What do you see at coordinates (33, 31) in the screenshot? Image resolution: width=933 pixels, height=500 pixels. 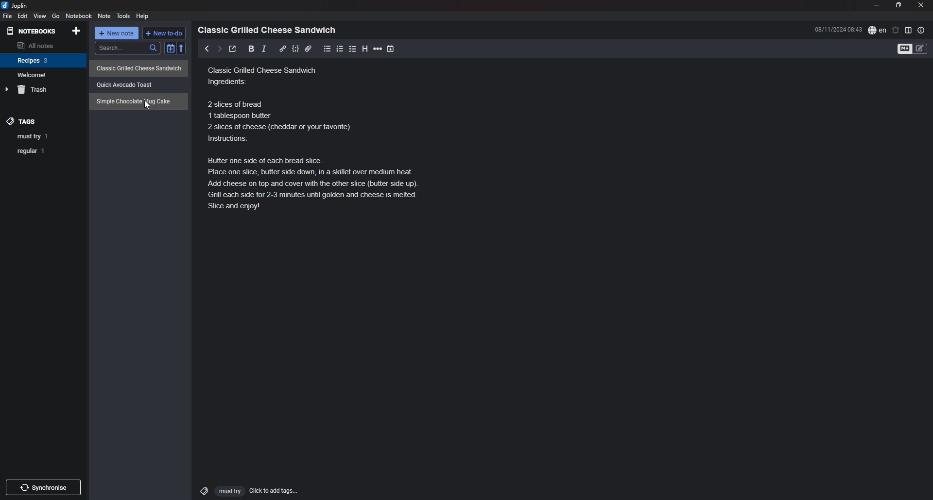 I see `notebooks` at bounding box center [33, 31].